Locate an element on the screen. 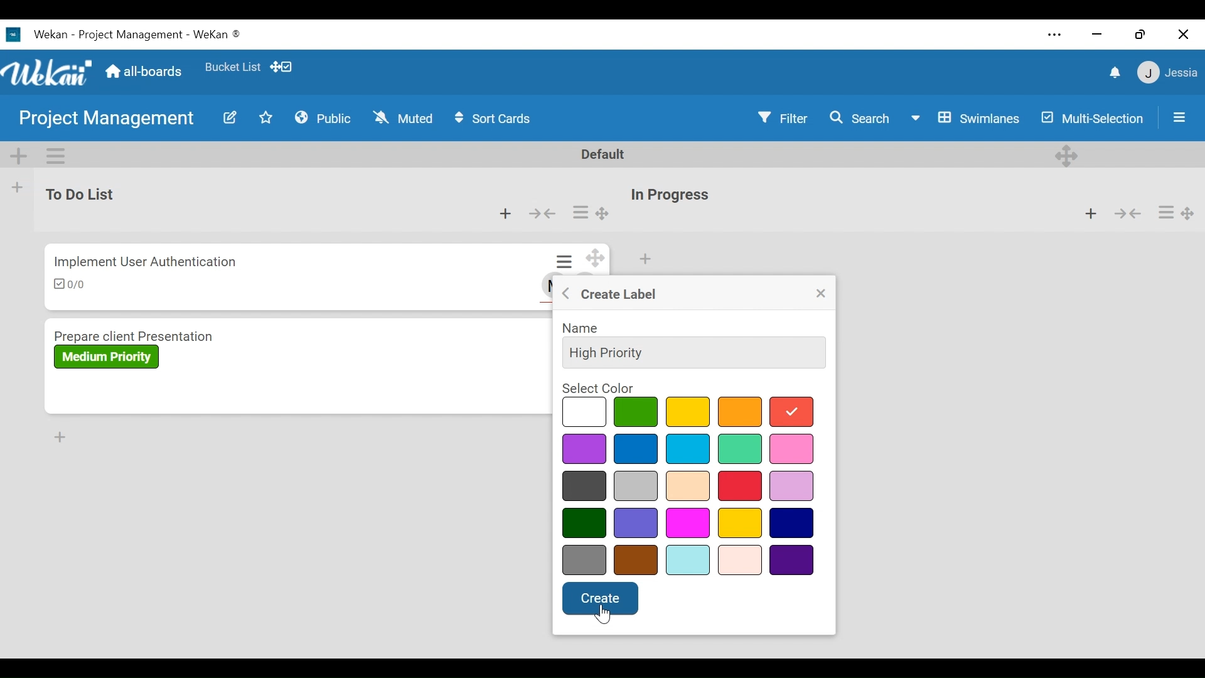  Swimlane actions is located at coordinates (57, 154).